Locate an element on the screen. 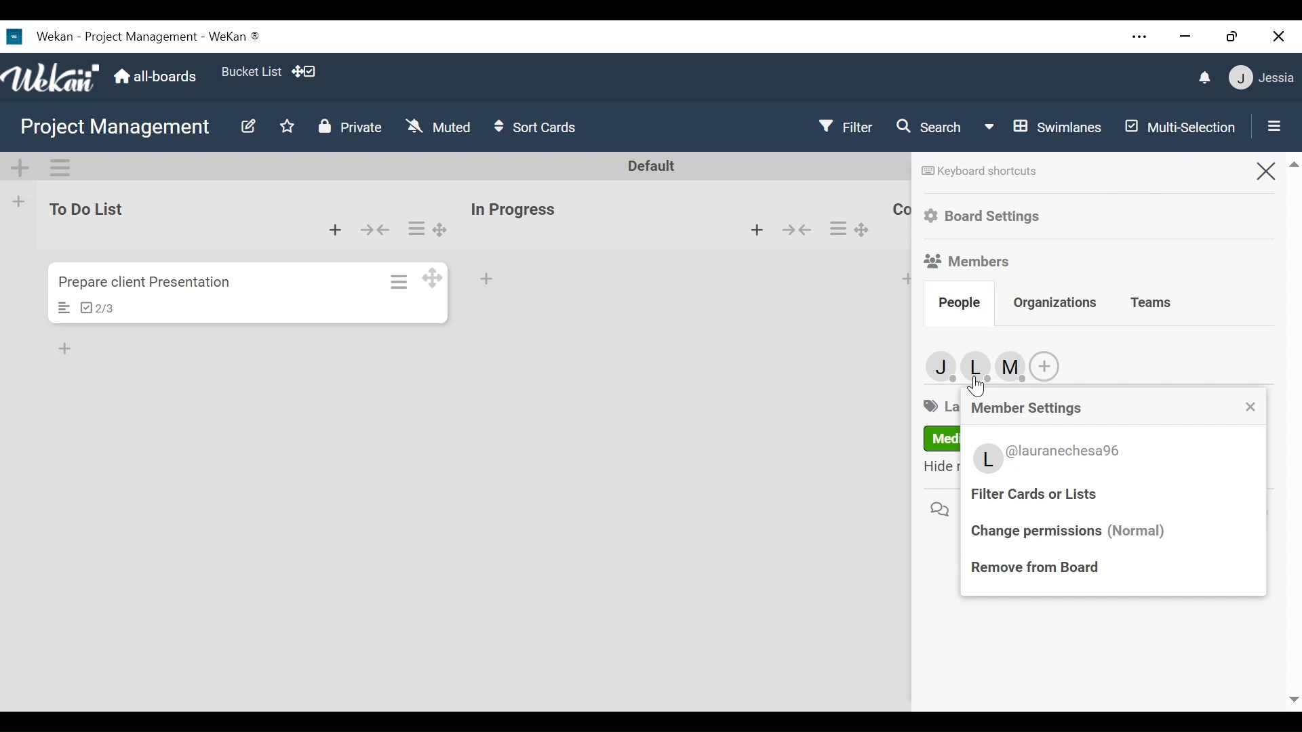  Add card to the bottom of the list is located at coordinates (757, 230).